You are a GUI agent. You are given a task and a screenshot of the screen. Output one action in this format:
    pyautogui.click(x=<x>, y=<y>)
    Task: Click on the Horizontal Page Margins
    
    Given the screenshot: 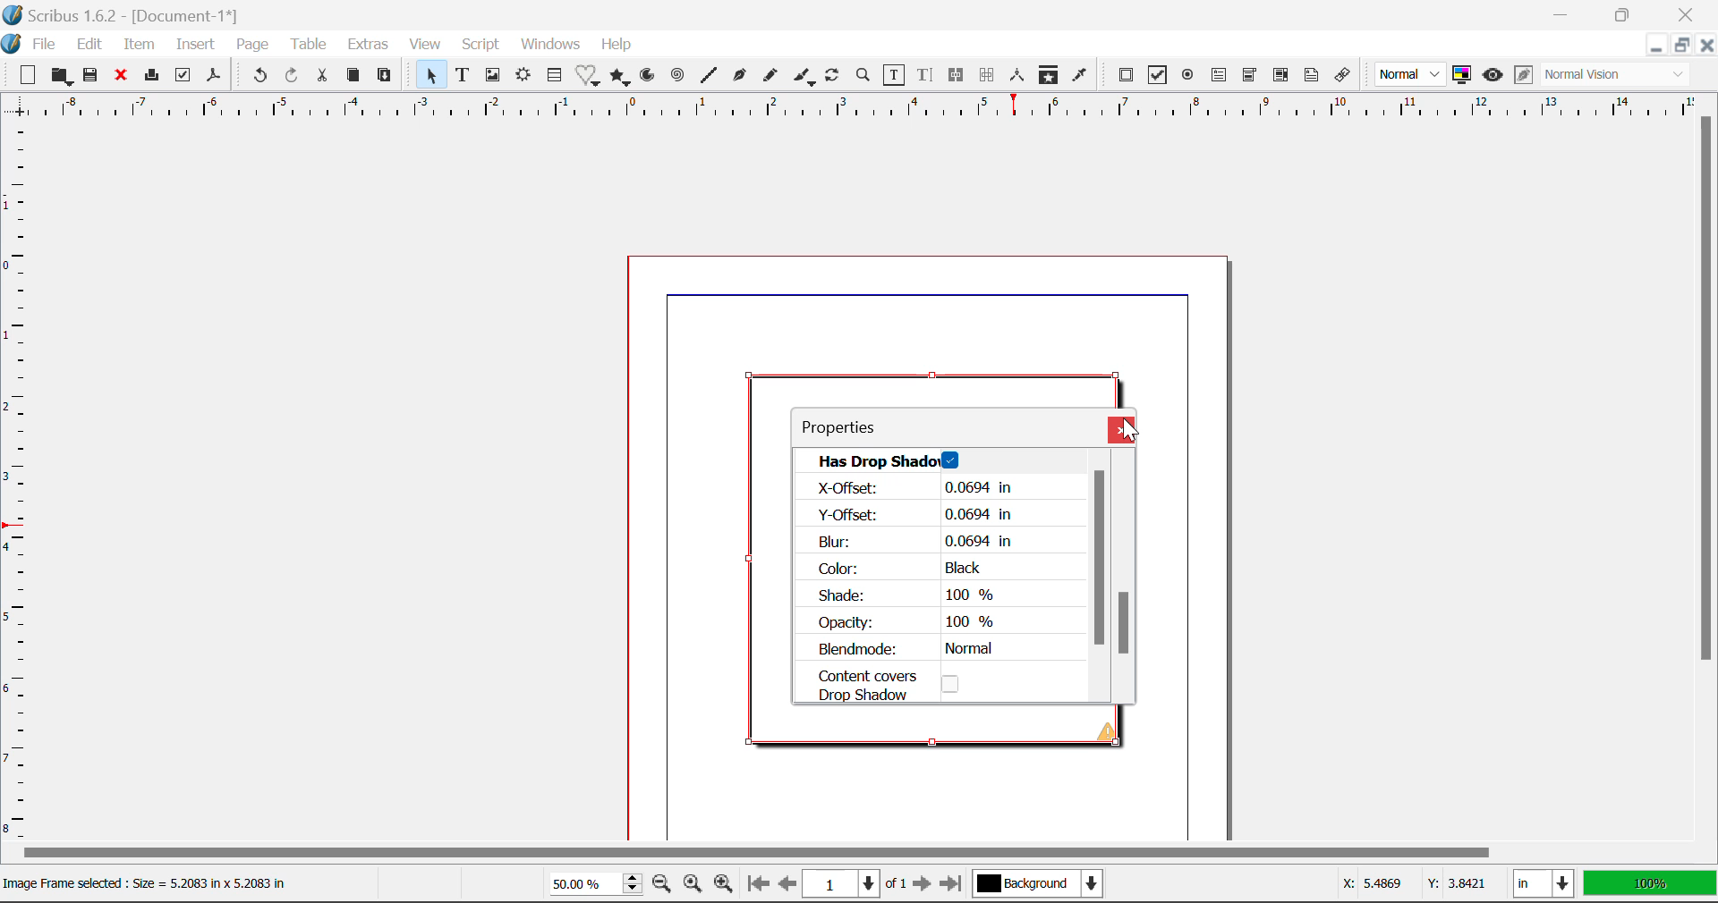 What is the action you would take?
    pyautogui.click(x=21, y=487)
    